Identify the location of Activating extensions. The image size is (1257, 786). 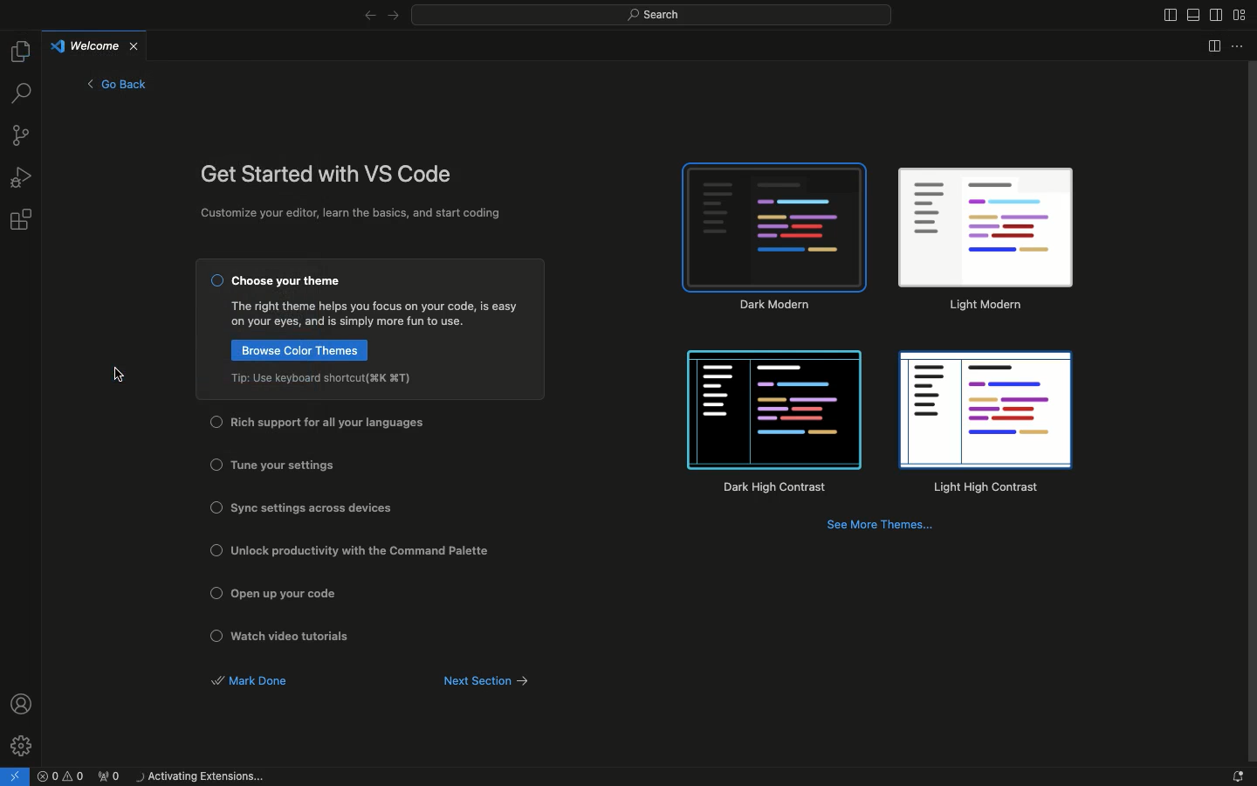
(204, 777).